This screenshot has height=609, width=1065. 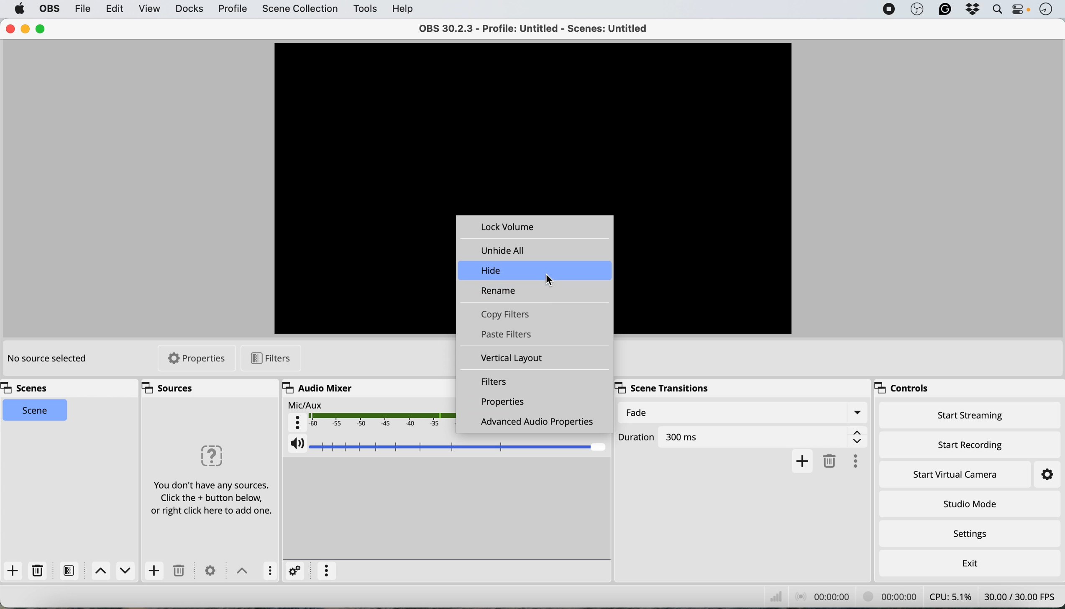 I want to click on edit, so click(x=113, y=8).